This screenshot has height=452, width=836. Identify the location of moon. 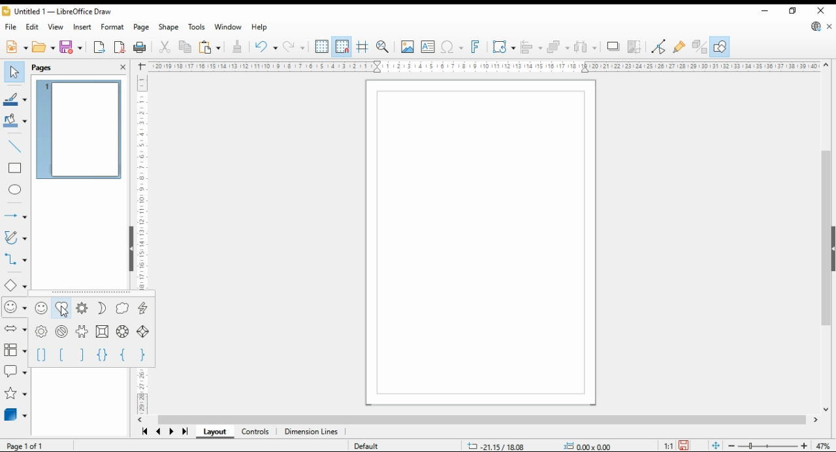
(103, 308).